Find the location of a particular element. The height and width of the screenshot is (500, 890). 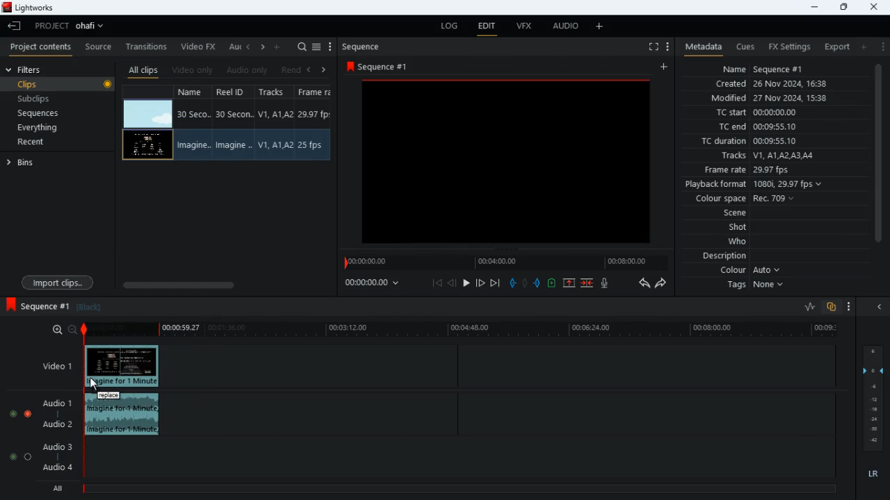

close is located at coordinates (877, 306).